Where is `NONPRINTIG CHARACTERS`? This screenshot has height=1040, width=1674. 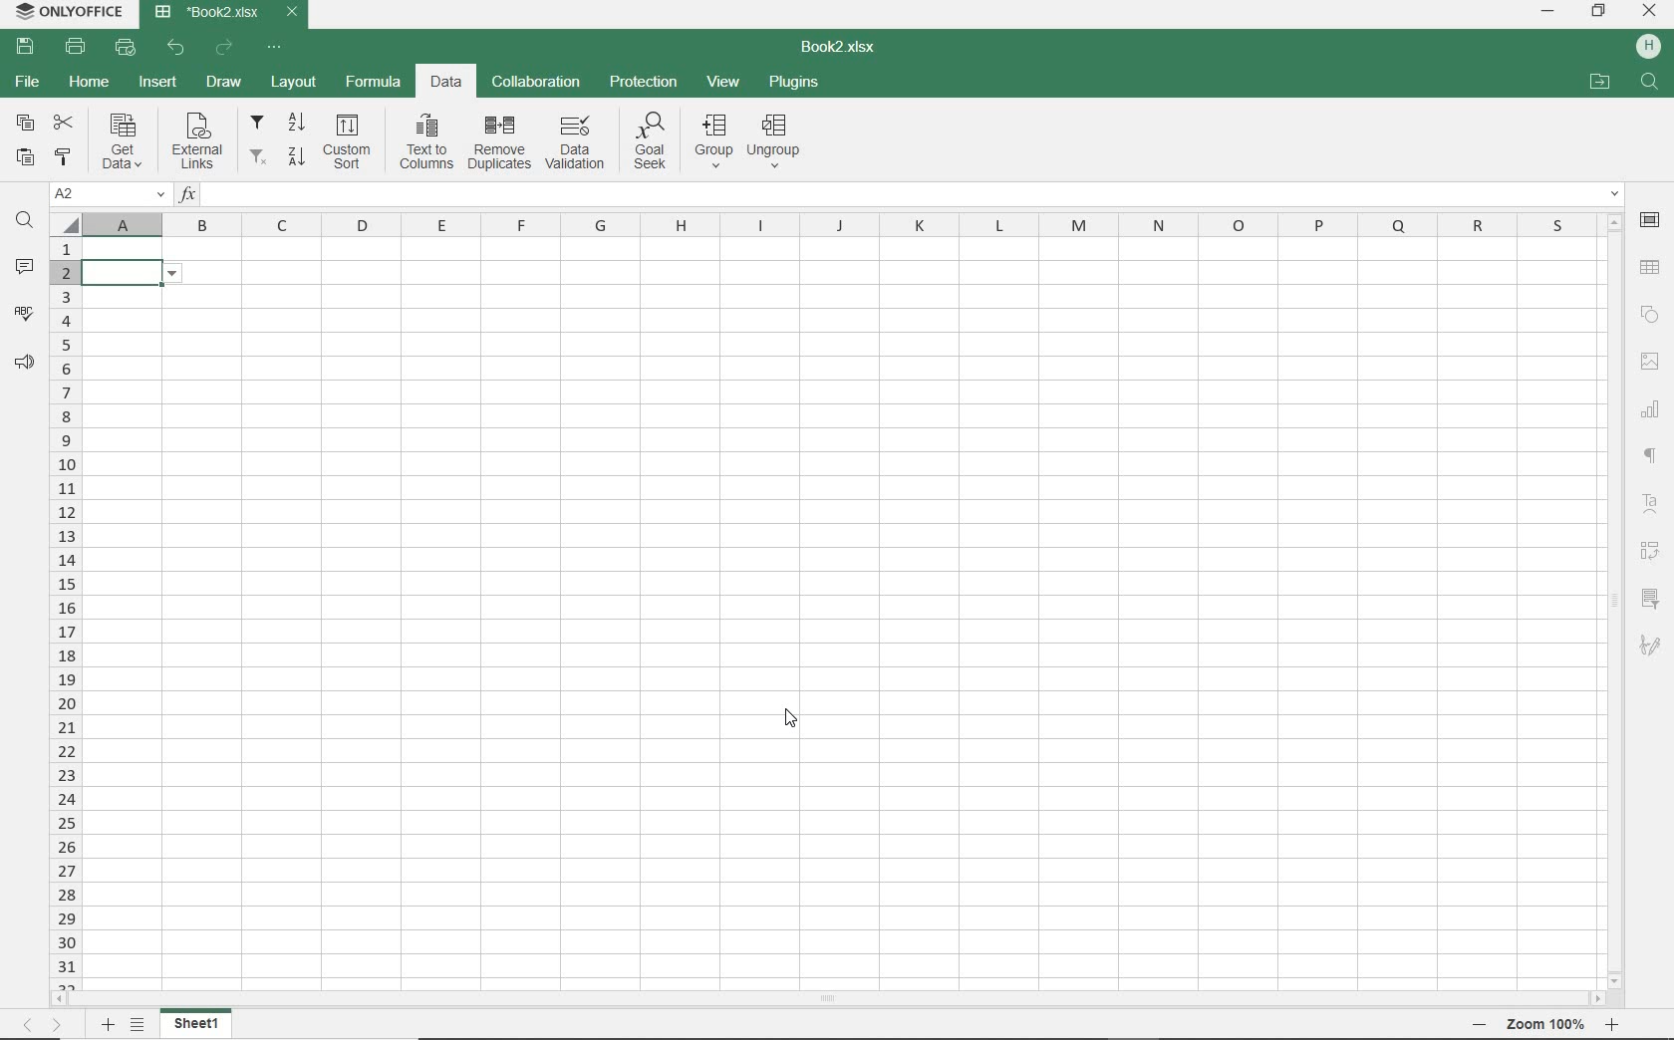
NONPRINTIG CHARACTERS is located at coordinates (1652, 458).